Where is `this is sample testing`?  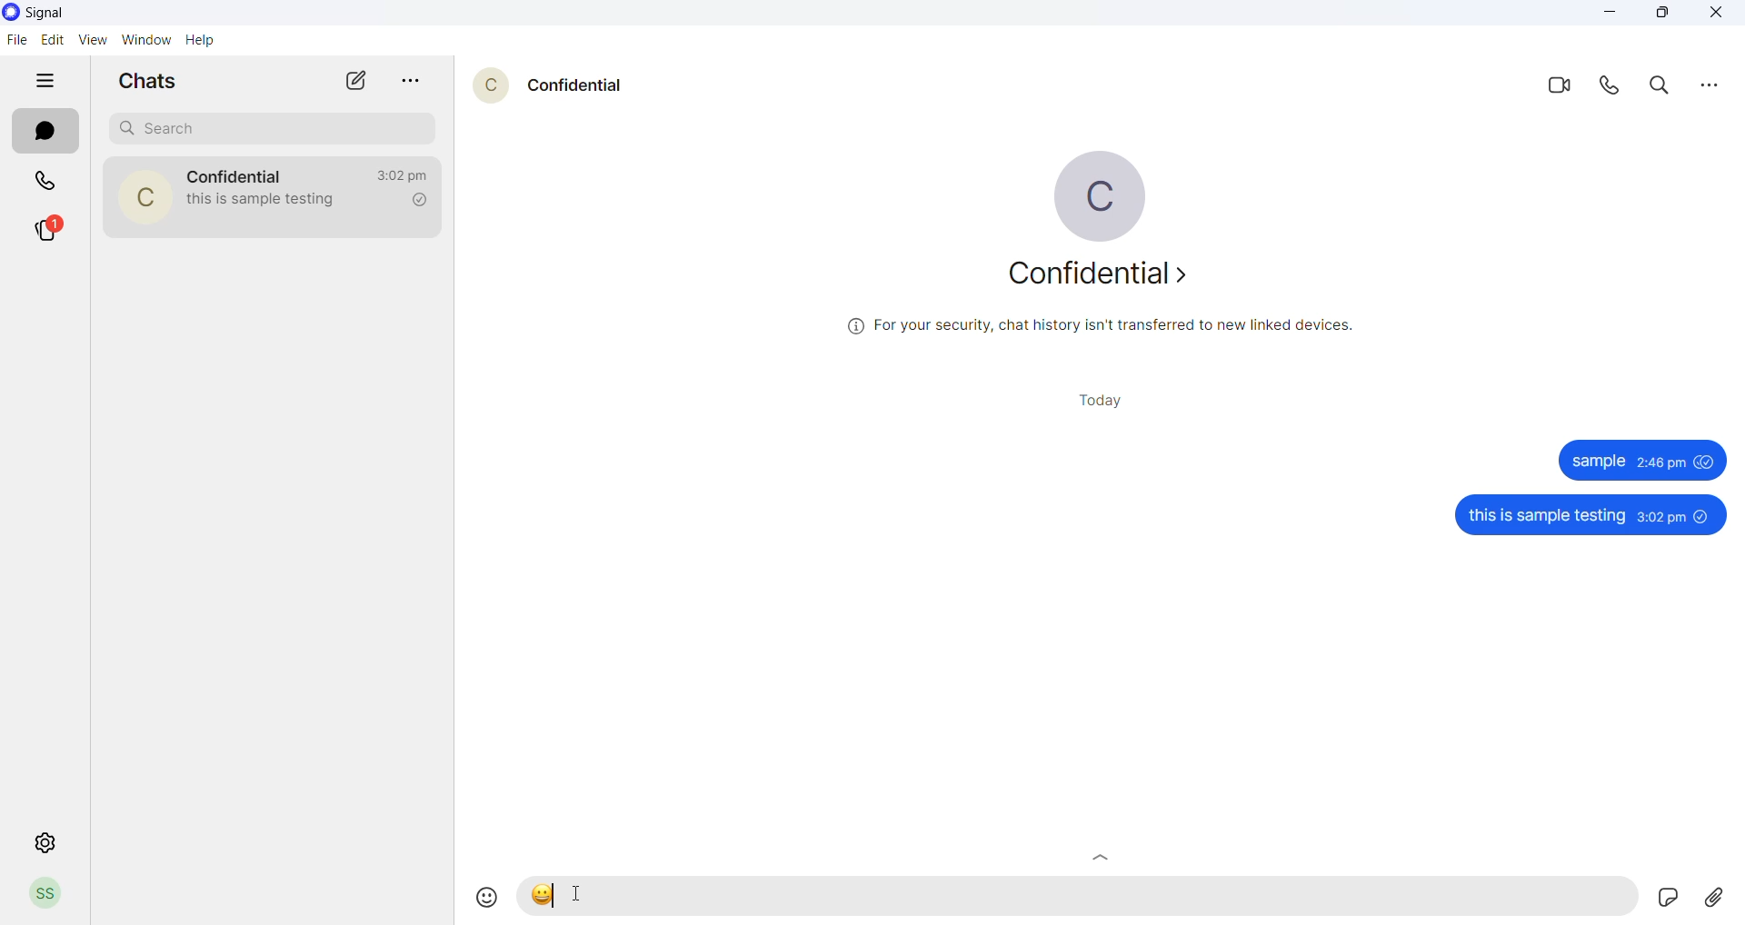 this is sample testing is located at coordinates (1546, 517).